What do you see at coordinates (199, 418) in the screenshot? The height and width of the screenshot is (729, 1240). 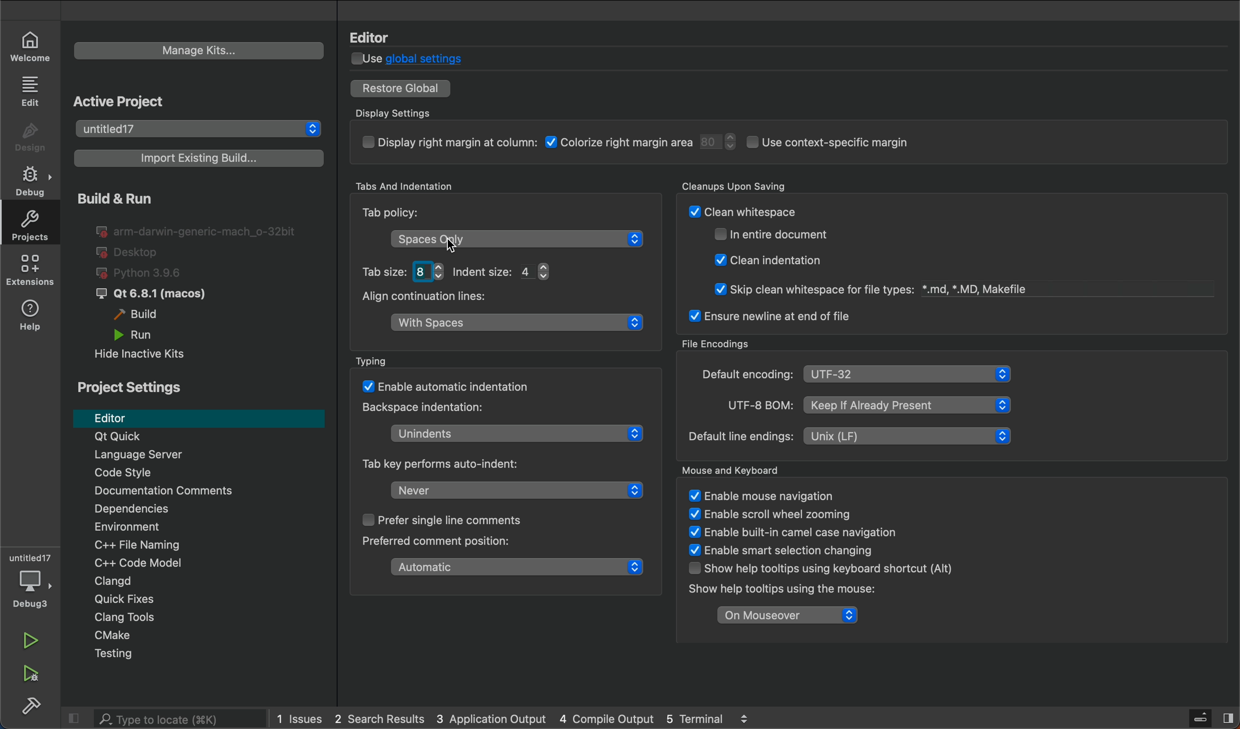 I see `editor` at bounding box center [199, 418].